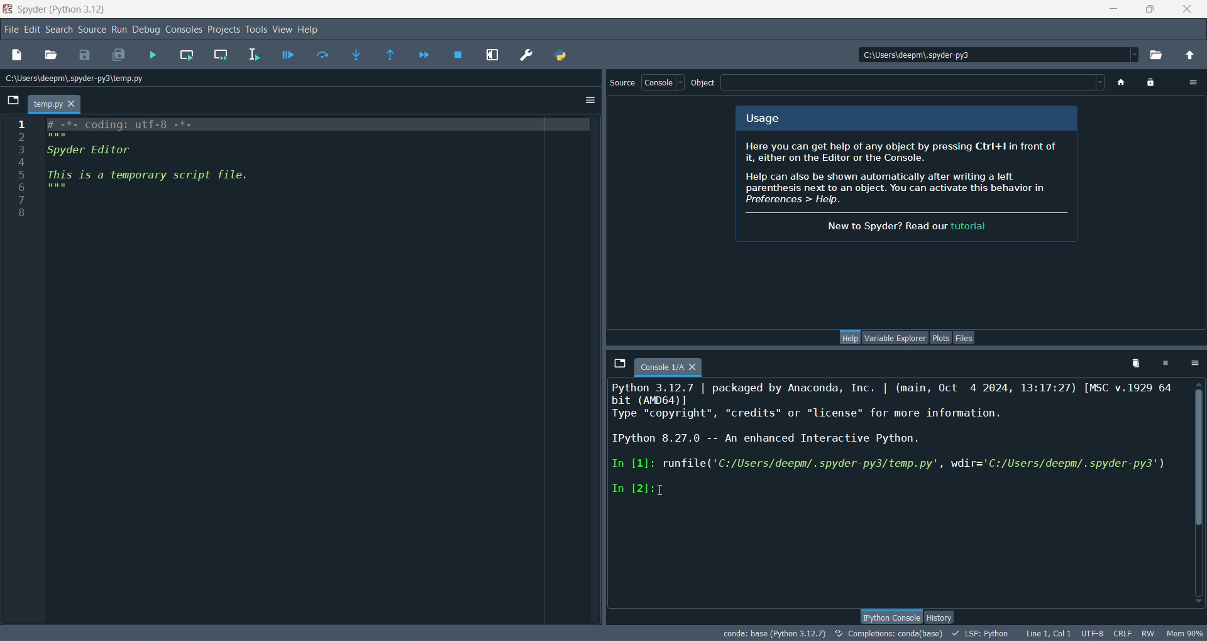 The image size is (1207, 642). I want to click on continue execution until next breakpoint, so click(424, 55).